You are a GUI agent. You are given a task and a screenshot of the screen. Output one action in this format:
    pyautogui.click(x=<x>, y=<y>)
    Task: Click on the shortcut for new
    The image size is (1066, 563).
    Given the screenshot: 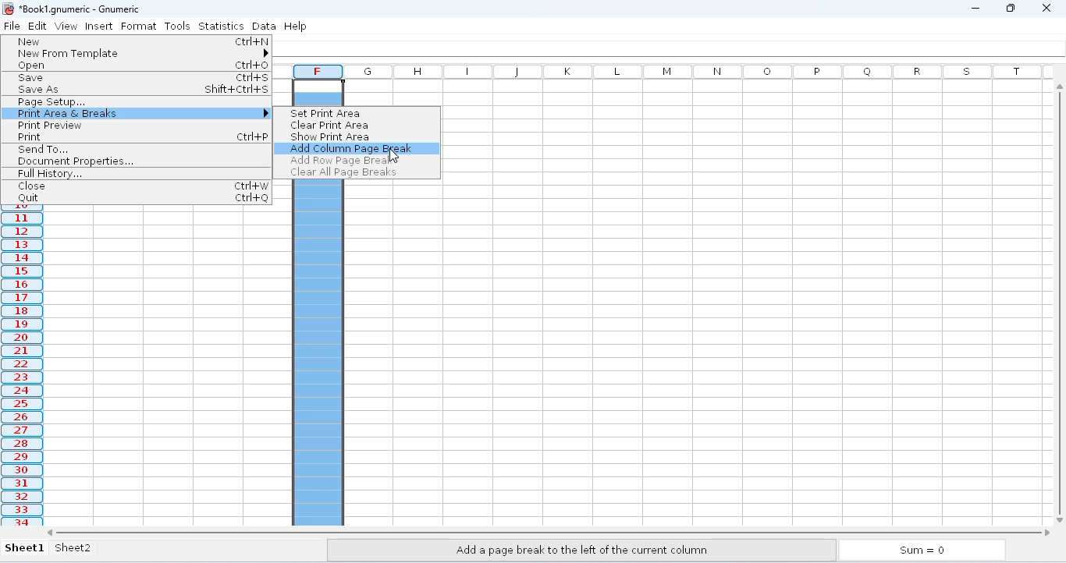 What is the action you would take?
    pyautogui.click(x=252, y=41)
    